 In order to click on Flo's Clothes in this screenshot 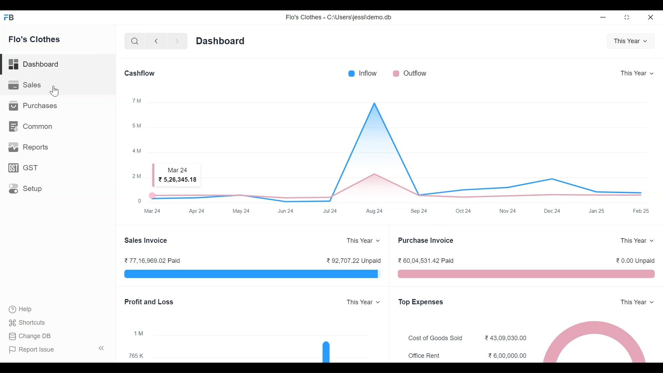, I will do `click(35, 39)`.